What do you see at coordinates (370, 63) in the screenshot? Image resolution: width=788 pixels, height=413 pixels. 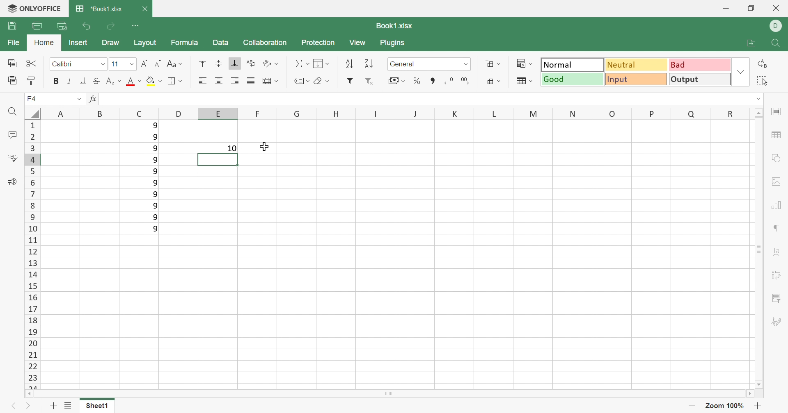 I see `Descending order` at bounding box center [370, 63].